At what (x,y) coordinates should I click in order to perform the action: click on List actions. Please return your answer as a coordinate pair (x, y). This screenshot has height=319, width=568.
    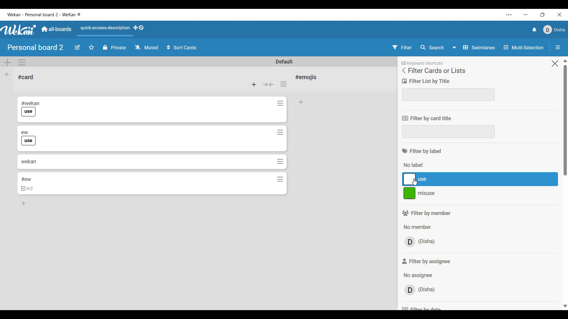
    Looking at the image, I should click on (283, 84).